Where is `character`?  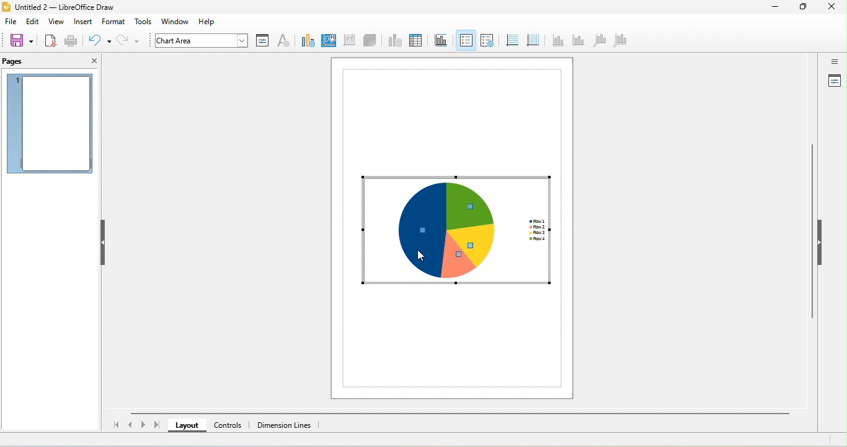 character is located at coordinates (283, 41).